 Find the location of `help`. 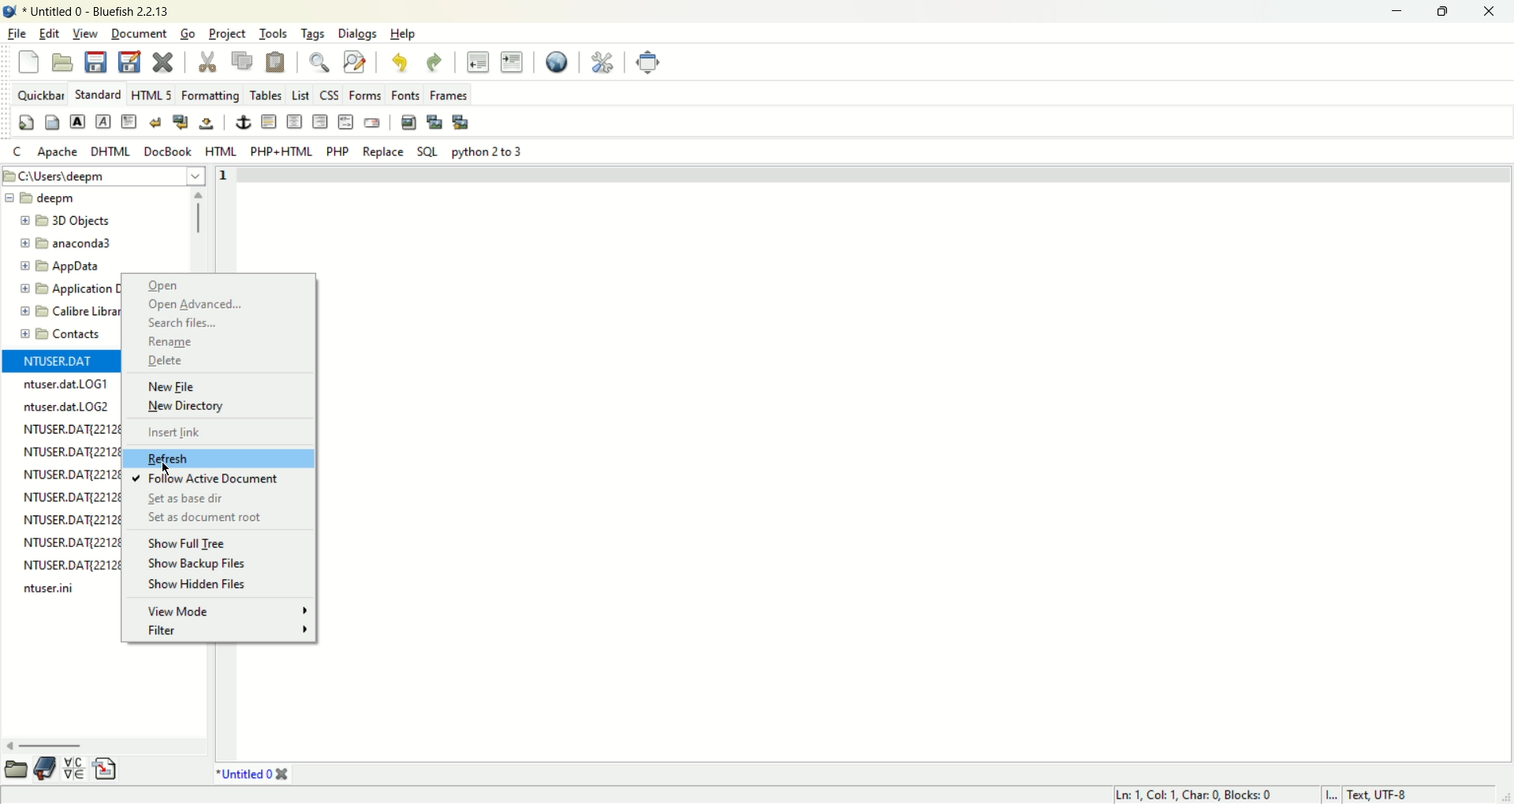

help is located at coordinates (408, 34).